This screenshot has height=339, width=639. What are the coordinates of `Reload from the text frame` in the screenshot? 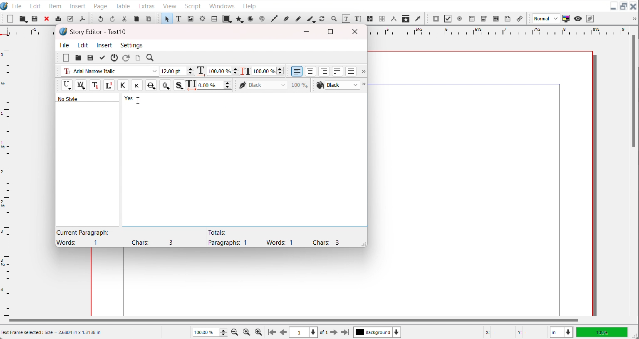 It's located at (127, 58).